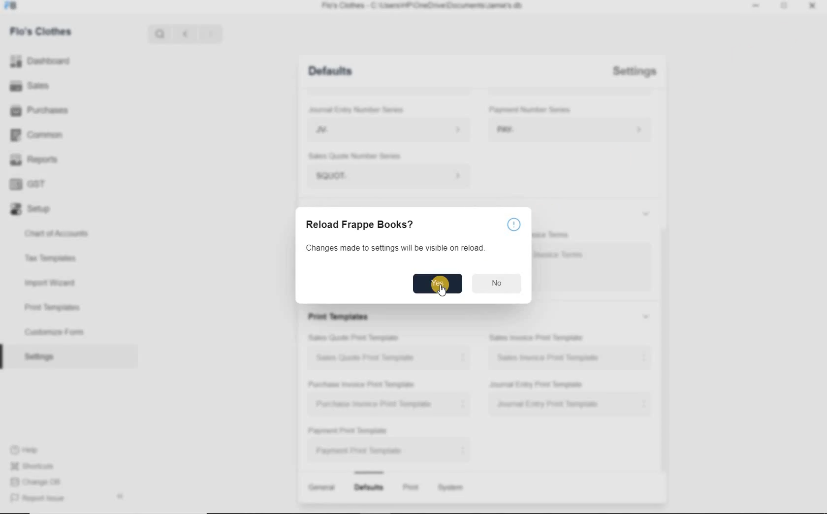 This screenshot has width=827, height=514. What do you see at coordinates (392, 174) in the screenshot?
I see `SQUOT` at bounding box center [392, 174].